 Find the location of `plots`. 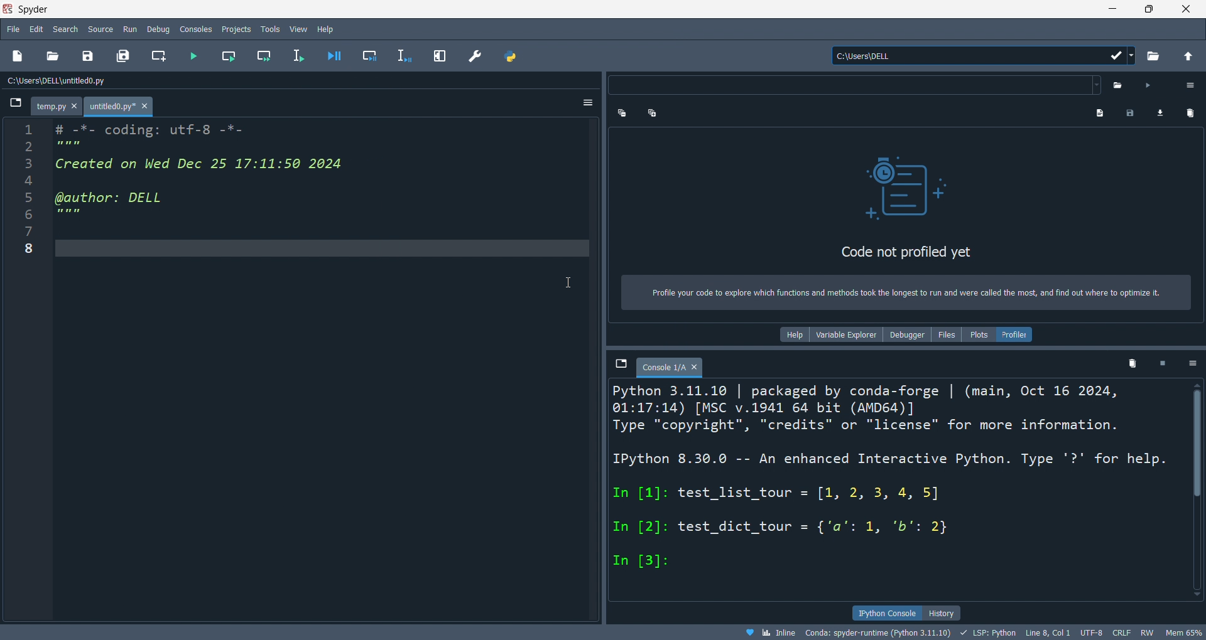

plots is located at coordinates (979, 334).